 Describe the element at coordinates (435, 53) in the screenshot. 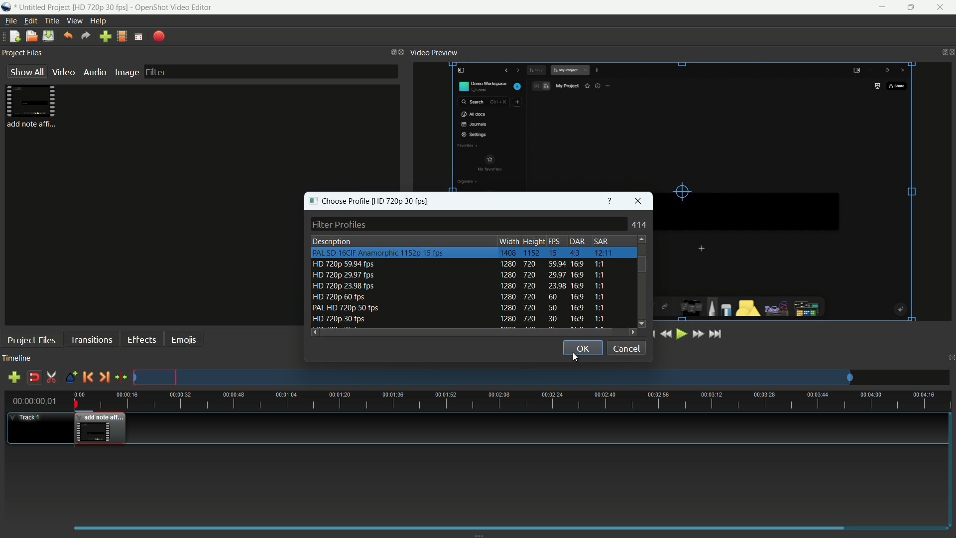

I see `video preview` at that location.